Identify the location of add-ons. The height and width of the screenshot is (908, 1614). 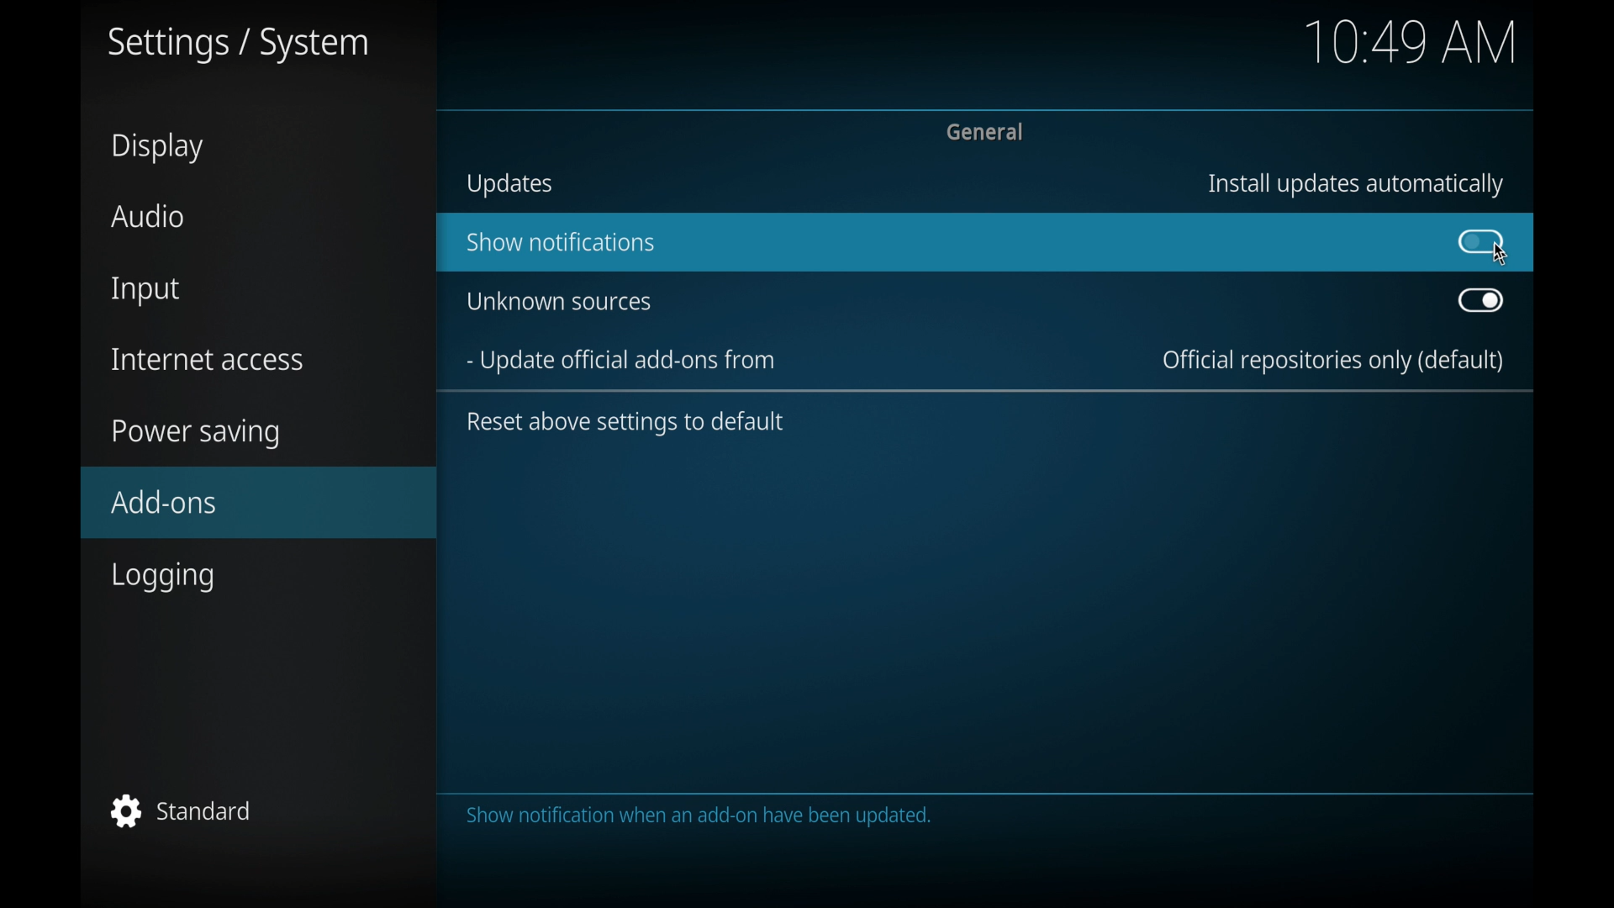
(163, 499).